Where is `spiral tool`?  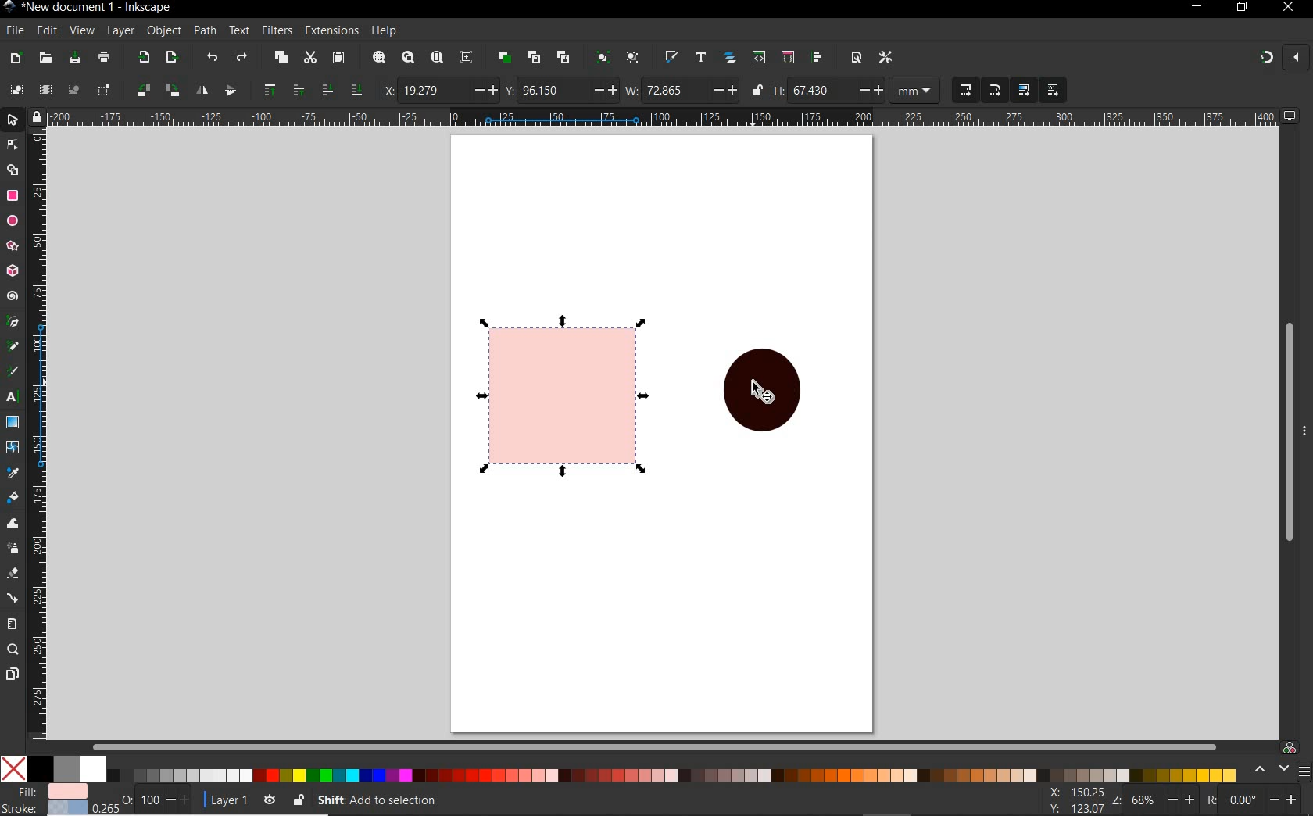
spiral tool is located at coordinates (13, 295).